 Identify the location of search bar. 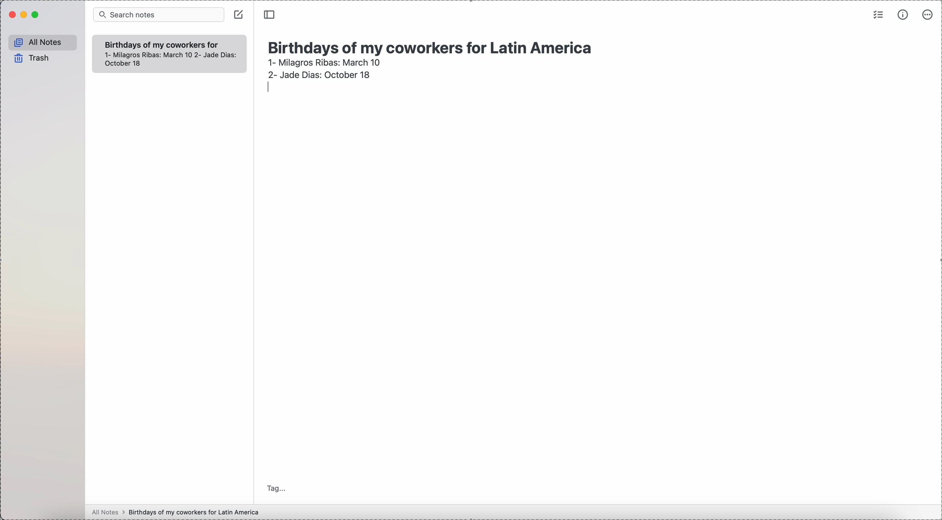
(158, 15).